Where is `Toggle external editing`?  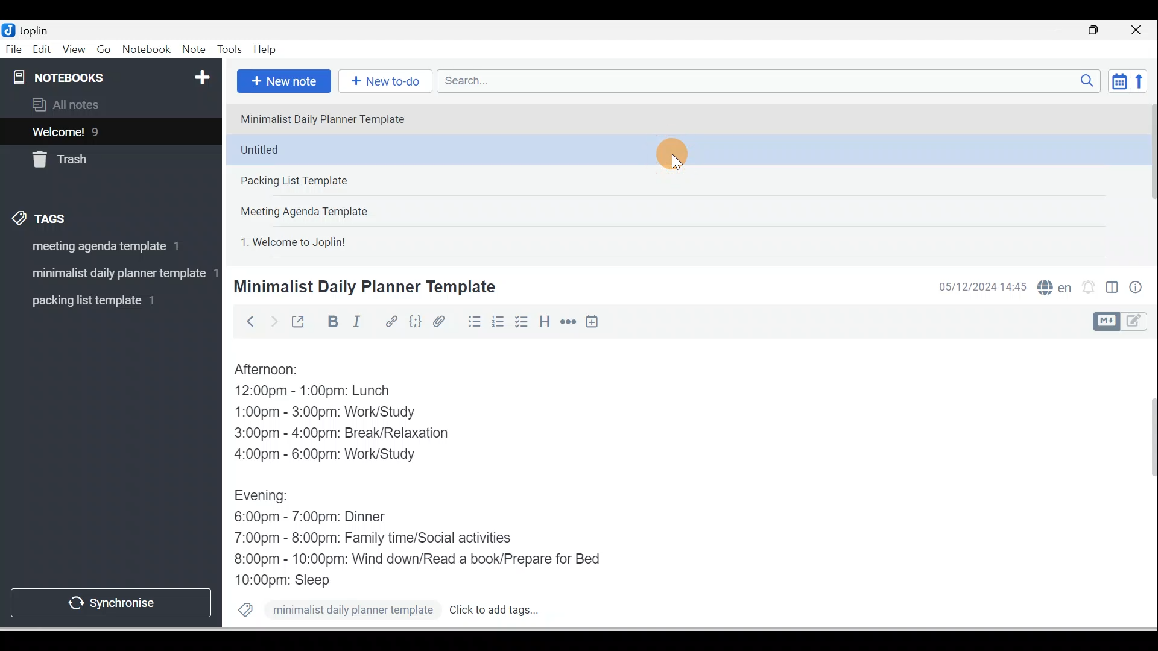
Toggle external editing is located at coordinates (300, 324).